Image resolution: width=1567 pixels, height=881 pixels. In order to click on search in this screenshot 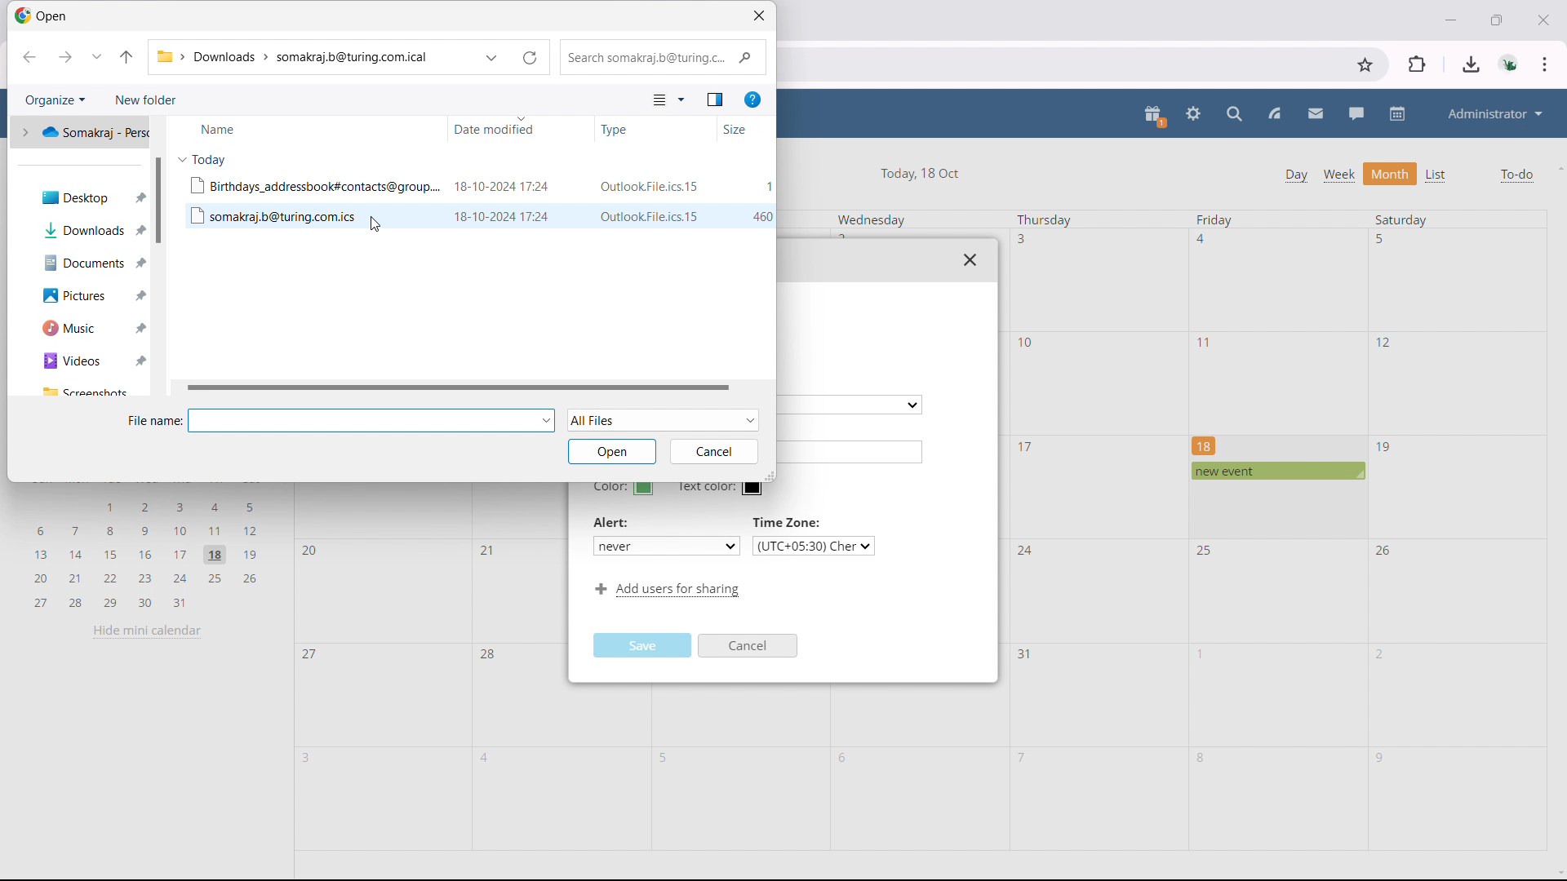, I will do `click(1236, 114)`.